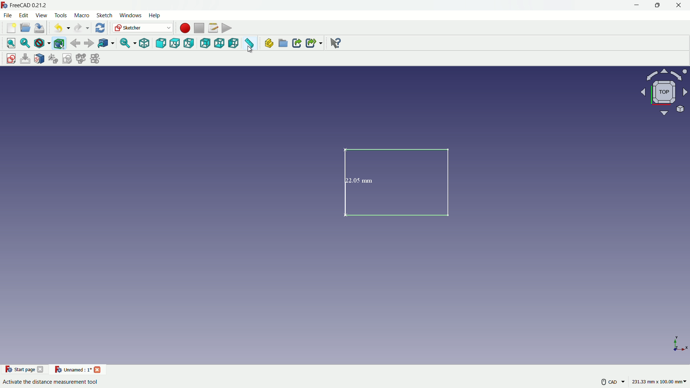 This screenshot has width=690, height=388. What do you see at coordinates (99, 28) in the screenshot?
I see `refresh` at bounding box center [99, 28].